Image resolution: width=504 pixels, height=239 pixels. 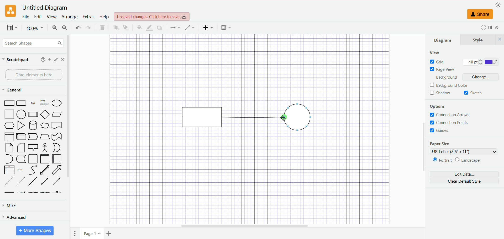 I want to click on Arrow, so click(x=59, y=170).